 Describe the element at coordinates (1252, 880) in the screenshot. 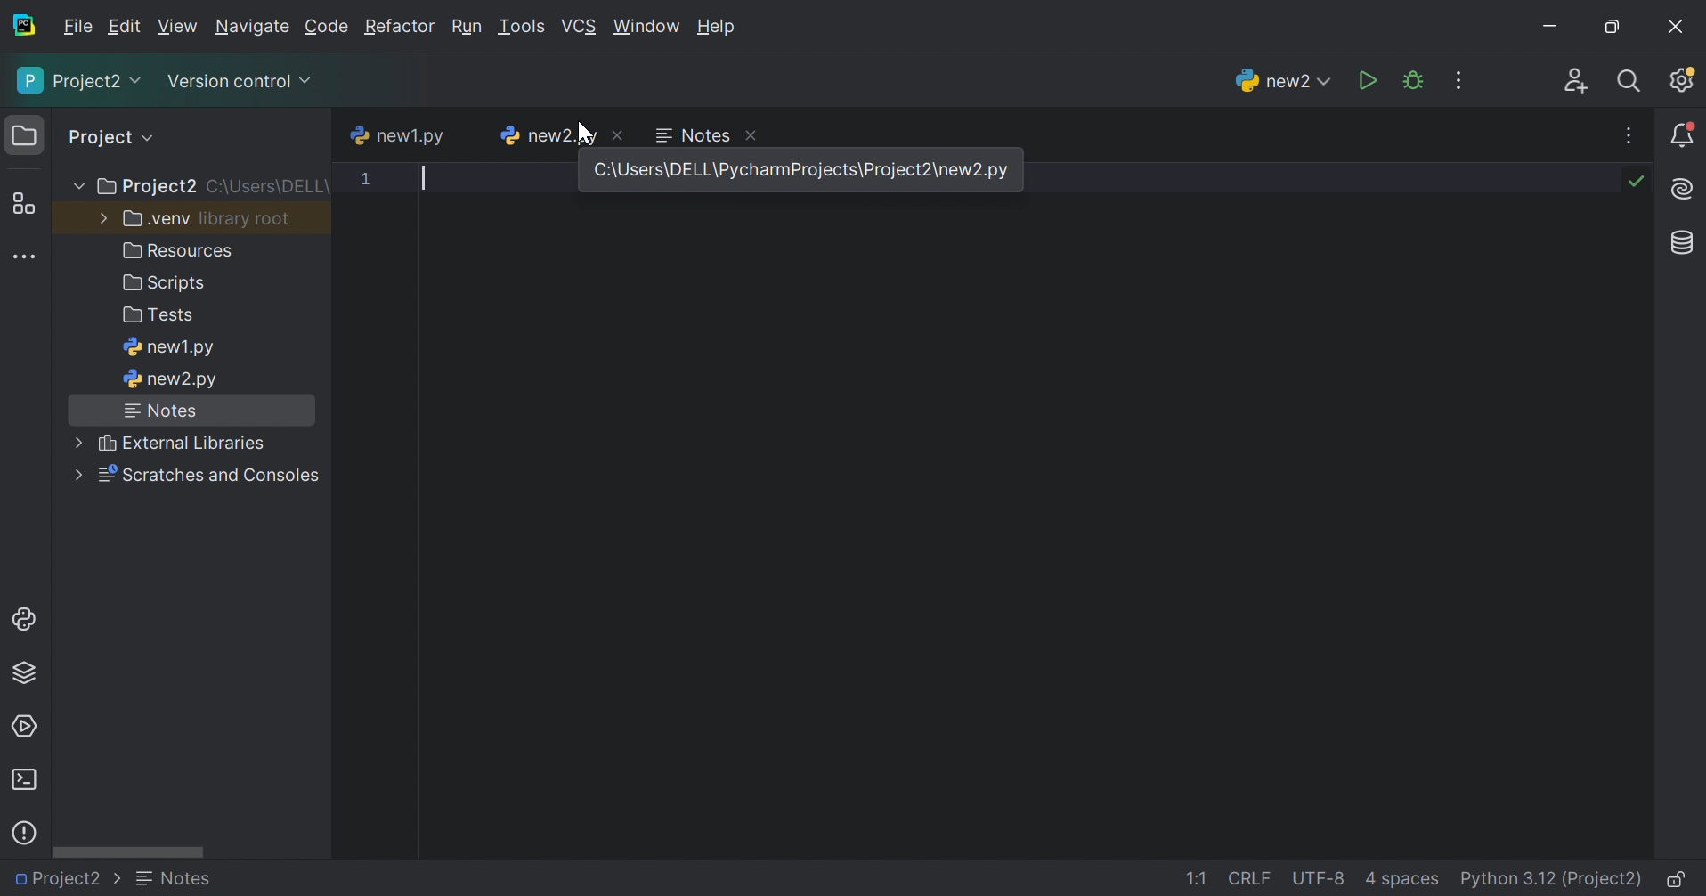

I see `CRLF` at that location.